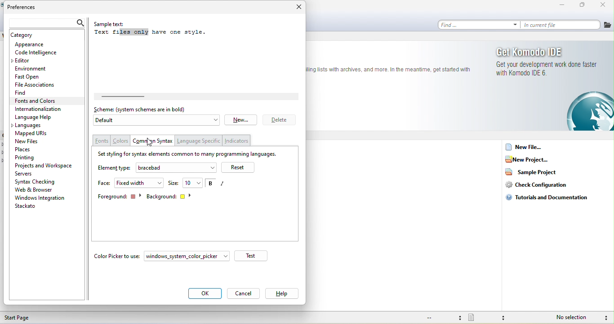  I want to click on check configuration, so click(540, 186).